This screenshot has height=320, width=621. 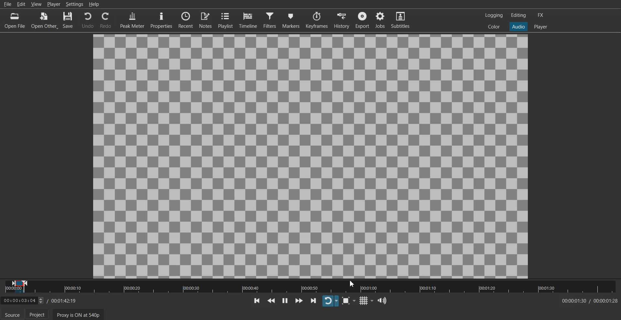 What do you see at coordinates (257, 301) in the screenshot?
I see `Skip To previous point` at bounding box center [257, 301].